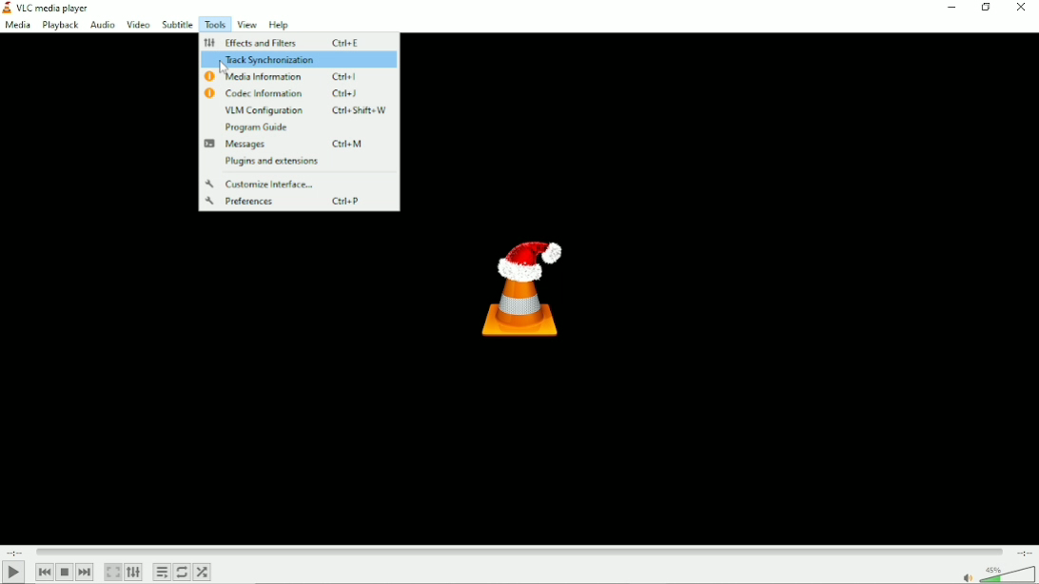 The width and height of the screenshot is (1039, 584). What do you see at coordinates (177, 25) in the screenshot?
I see `Subtitle` at bounding box center [177, 25].